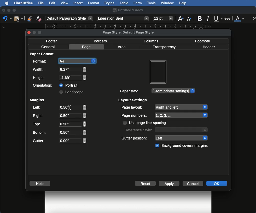 This screenshot has width=256, height=213. Describe the element at coordinates (69, 18) in the screenshot. I see `Paragraph style` at that location.